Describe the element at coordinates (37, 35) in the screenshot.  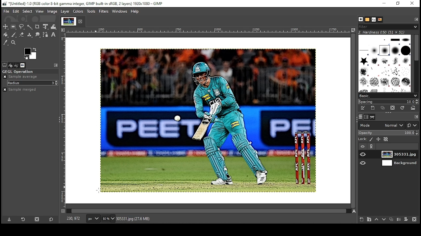
I see `smudge tool` at that location.